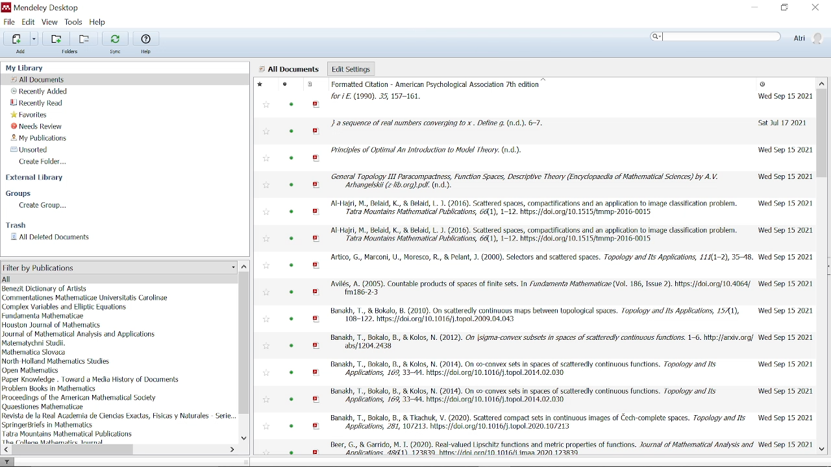  I want to click on status, so click(292, 186).